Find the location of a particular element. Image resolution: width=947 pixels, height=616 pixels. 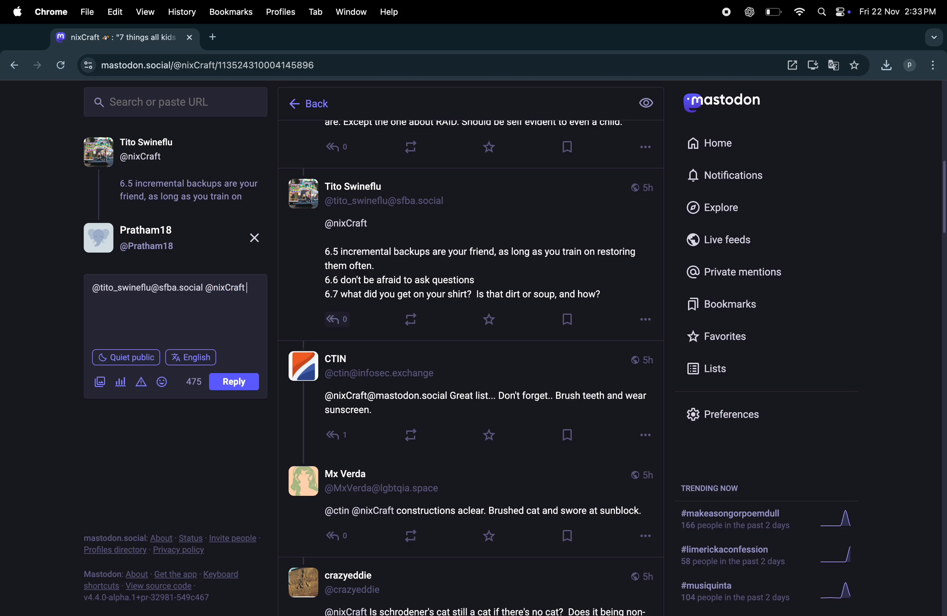

search bar is located at coordinates (933, 37).